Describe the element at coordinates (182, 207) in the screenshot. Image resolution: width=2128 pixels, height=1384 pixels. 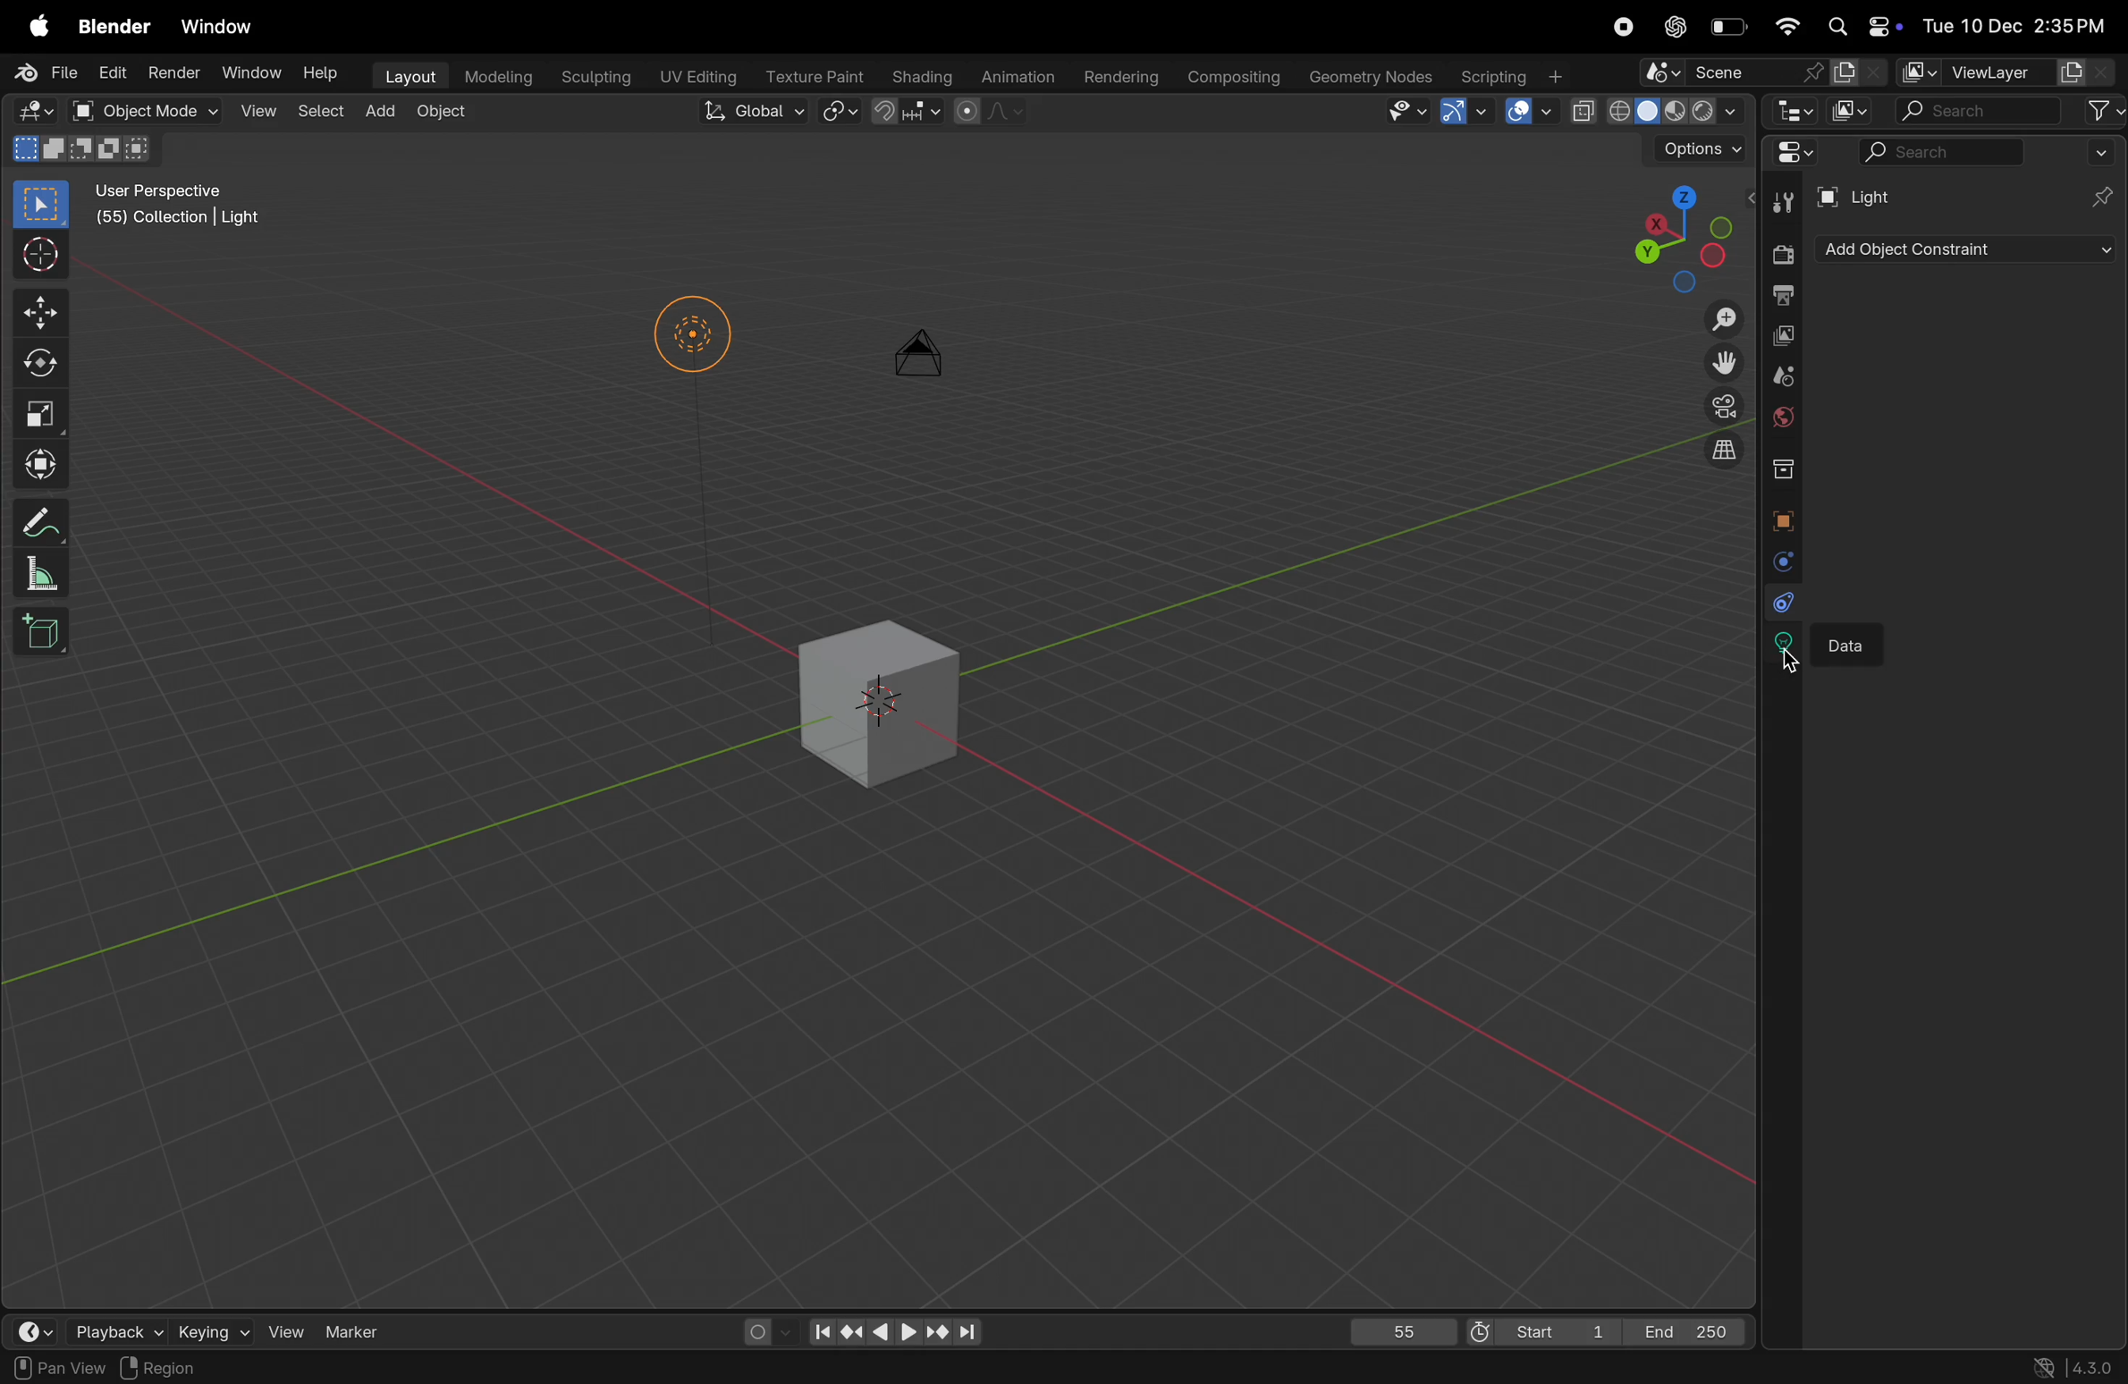
I see `User perspective` at that location.